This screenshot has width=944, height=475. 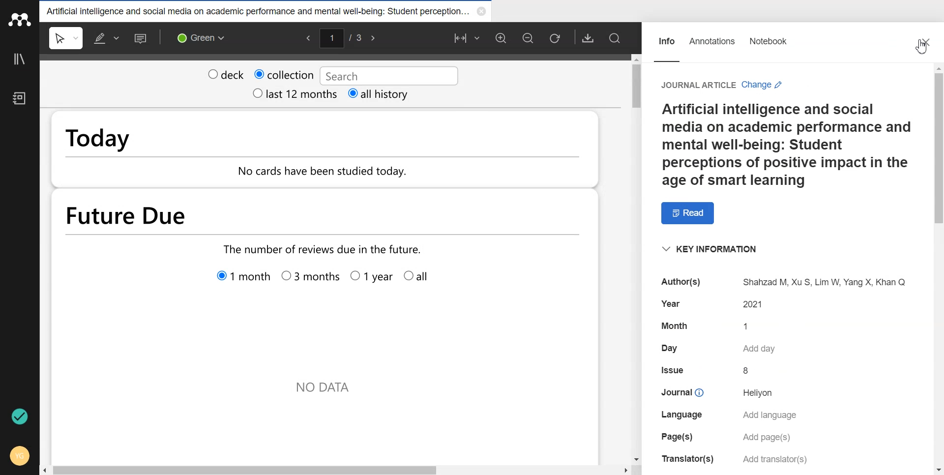 I want to click on Artificial intelligence and social media on academic performance and mental well-being: Student perception..., so click(x=259, y=10).